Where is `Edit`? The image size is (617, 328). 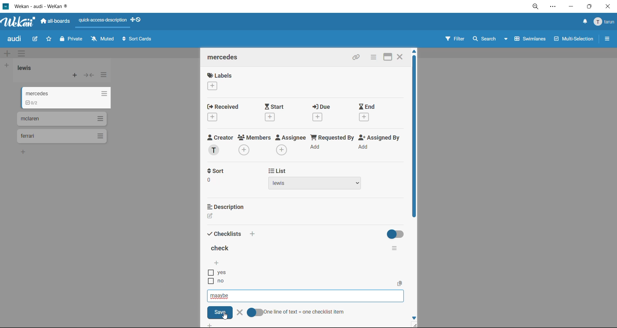 Edit is located at coordinates (210, 216).